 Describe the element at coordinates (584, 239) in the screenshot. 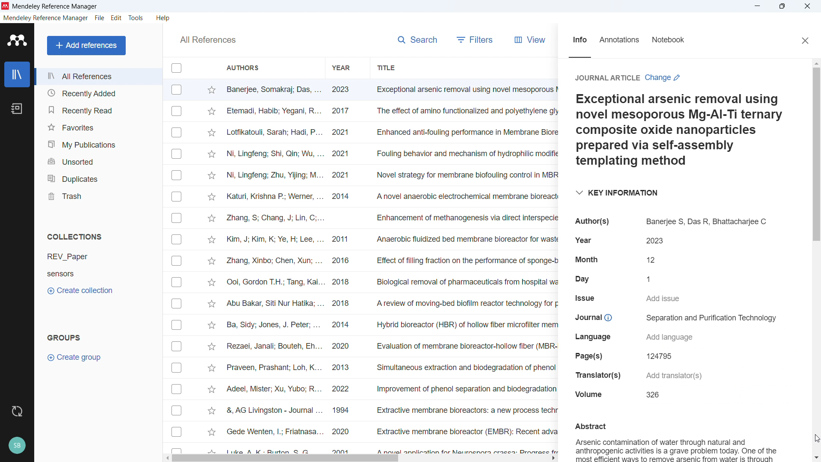

I see `year` at that location.